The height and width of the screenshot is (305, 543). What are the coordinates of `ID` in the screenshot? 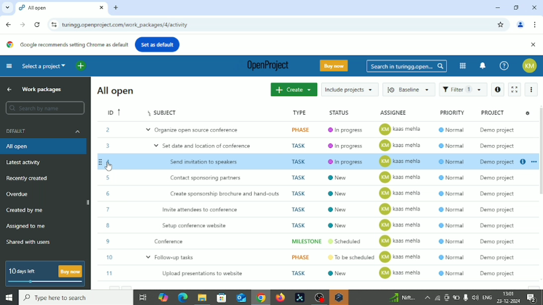 It's located at (109, 112).